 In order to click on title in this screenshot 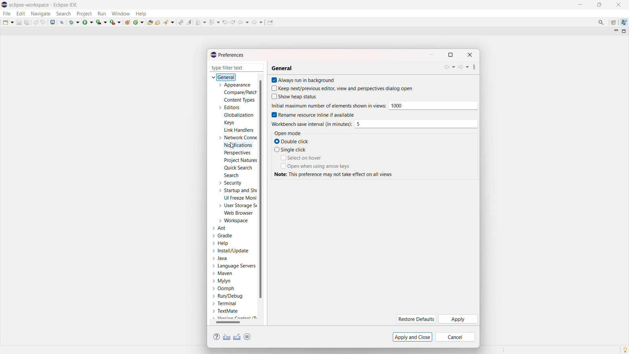, I will do `click(44, 5)`.